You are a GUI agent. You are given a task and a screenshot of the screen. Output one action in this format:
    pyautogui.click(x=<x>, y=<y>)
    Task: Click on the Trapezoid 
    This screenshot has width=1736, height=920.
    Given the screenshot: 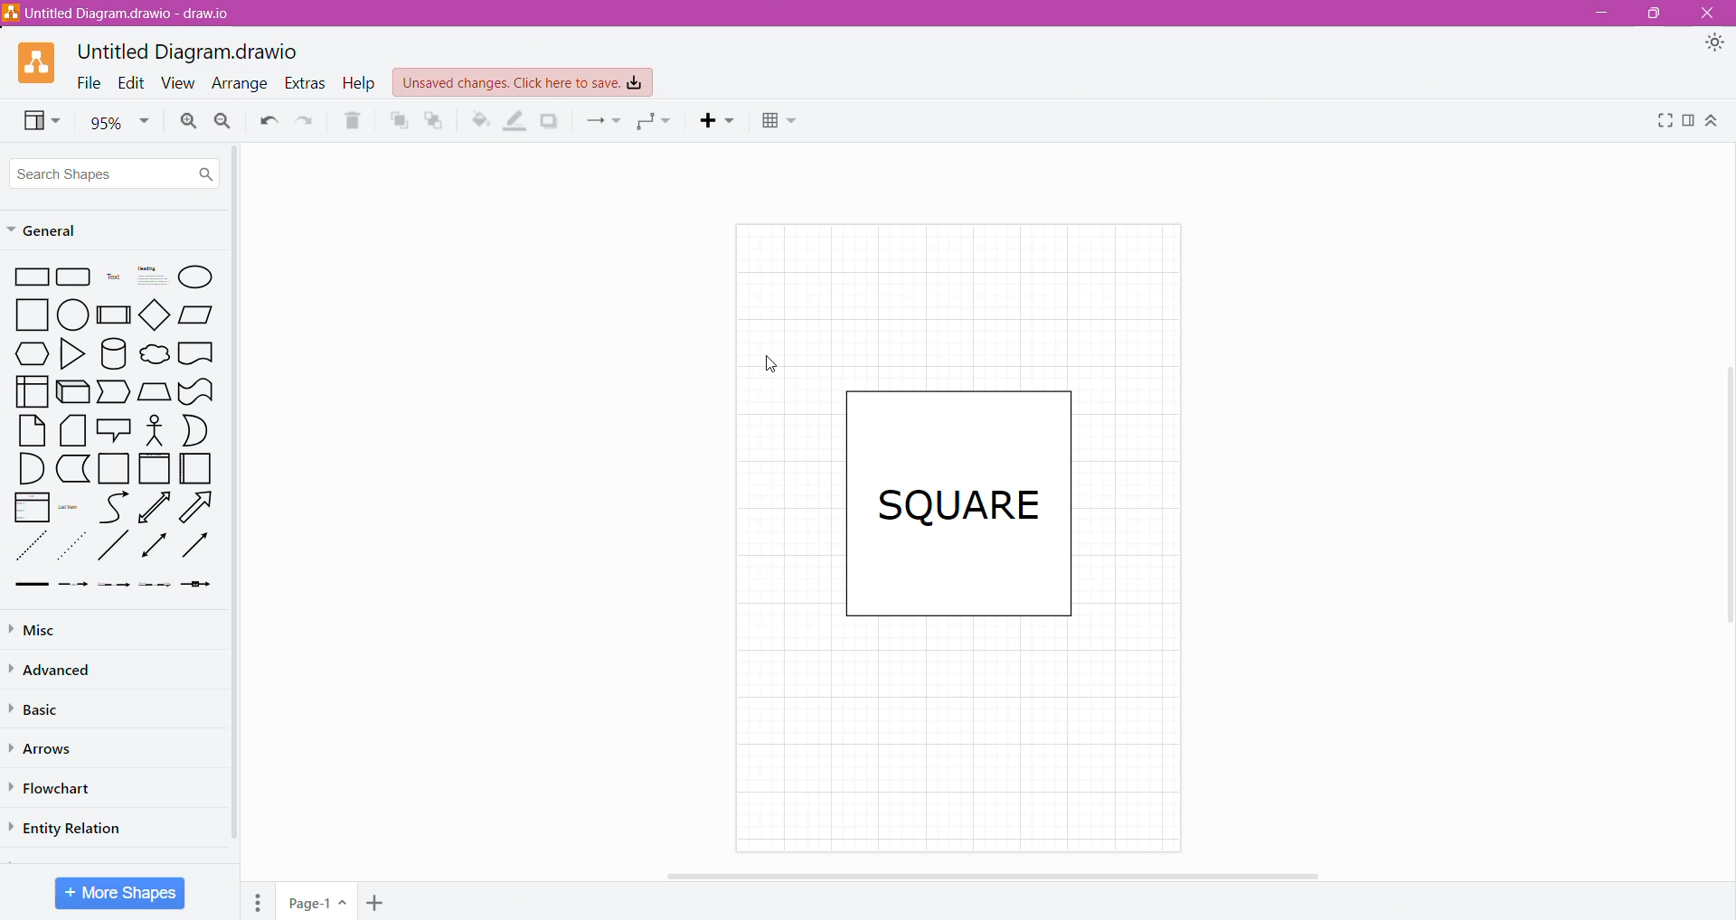 What is the action you would take?
    pyautogui.click(x=115, y=392)
    